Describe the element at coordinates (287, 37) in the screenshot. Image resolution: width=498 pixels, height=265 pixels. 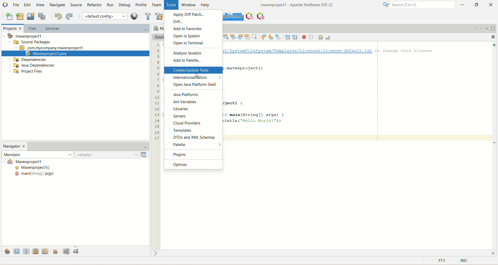
I see `shift line left` at that location.